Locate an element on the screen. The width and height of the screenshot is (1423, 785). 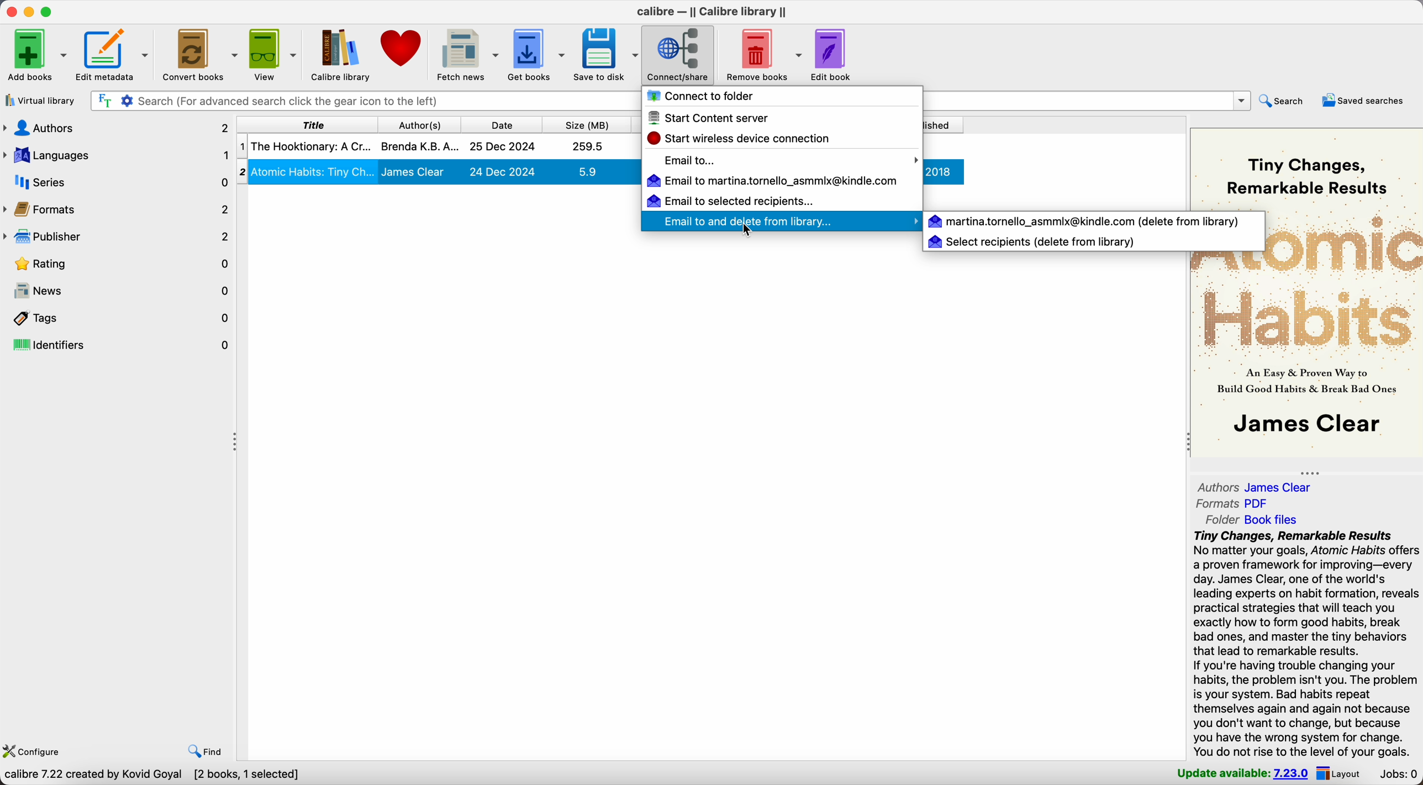
authors is located at coordinates (1256, 486).